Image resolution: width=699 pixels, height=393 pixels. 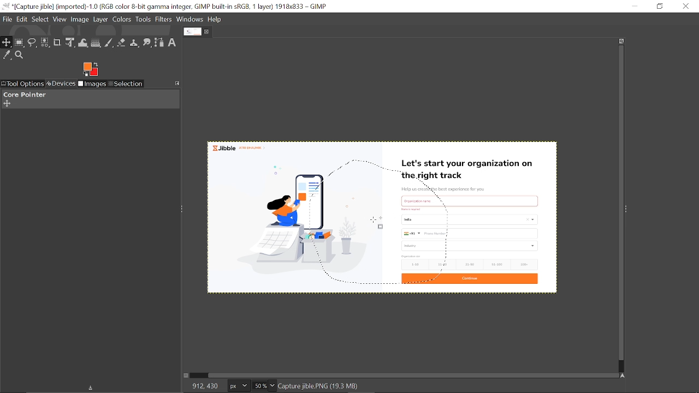 I want to click on Core painter, so click(x=23, y=94).